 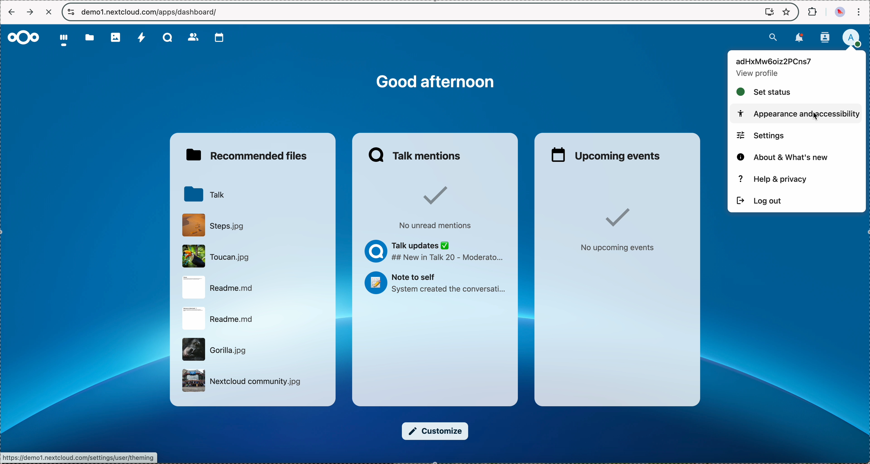 I want to click on Nextcloud logo, so click(x=24, y=37).